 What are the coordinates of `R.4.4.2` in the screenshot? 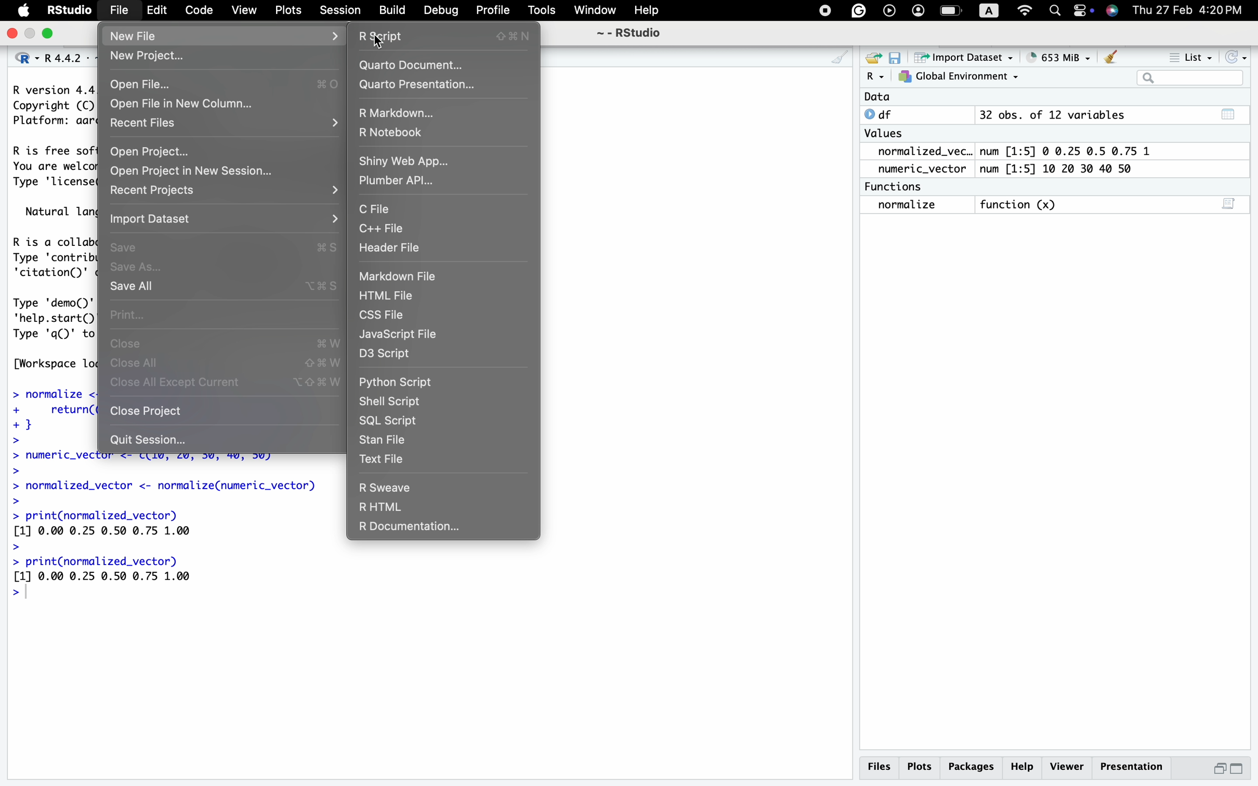 It's located at (49, 56).